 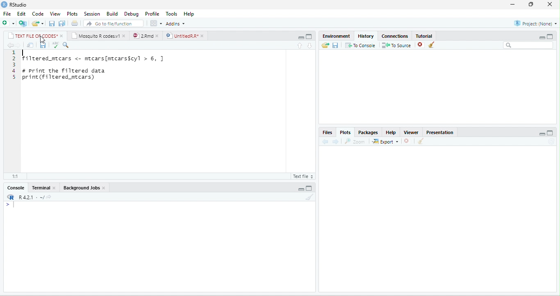 What do you see at coordinates (152, 14) in the screenshot?
I see `Profile` at bounding box center [152, 14].